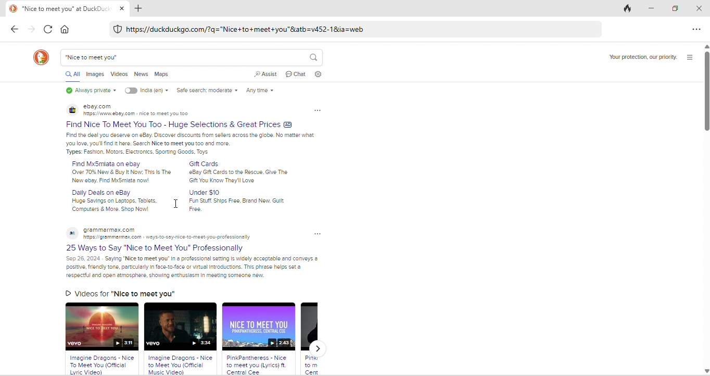  I want to click on text, so click(206, 163).